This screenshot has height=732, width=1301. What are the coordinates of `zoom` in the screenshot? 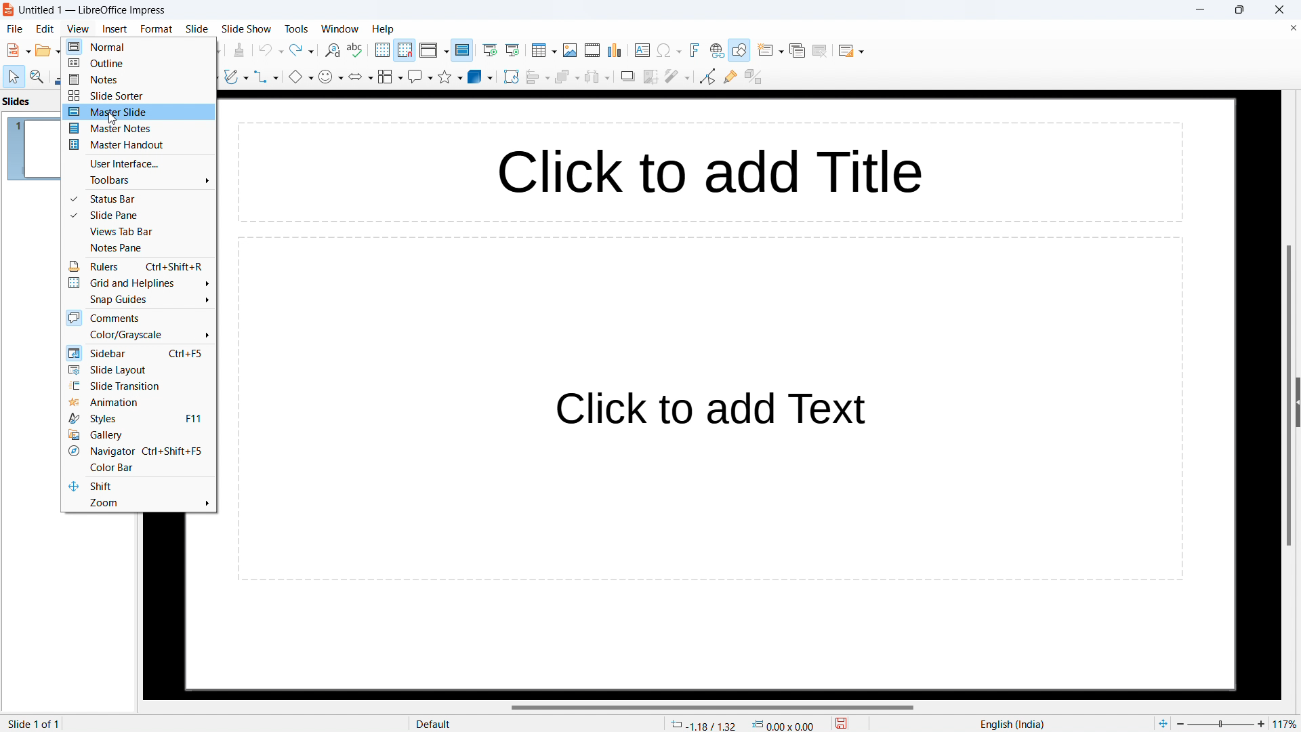 It's located at (138, 504).